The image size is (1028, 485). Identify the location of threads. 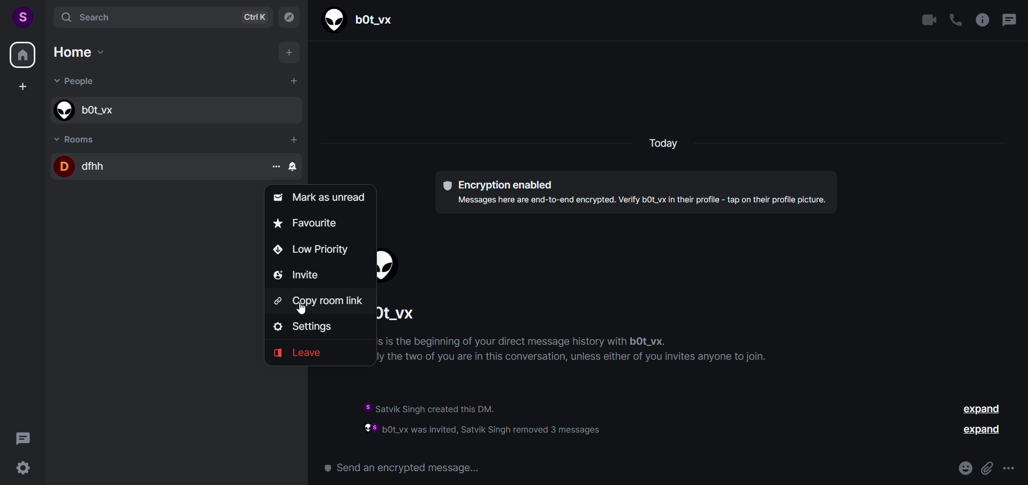
(1008, 21).